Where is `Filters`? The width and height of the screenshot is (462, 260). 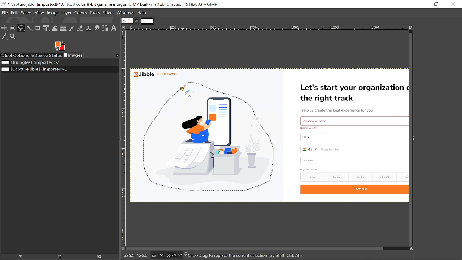 Filters is located at coordinates (109, 13).